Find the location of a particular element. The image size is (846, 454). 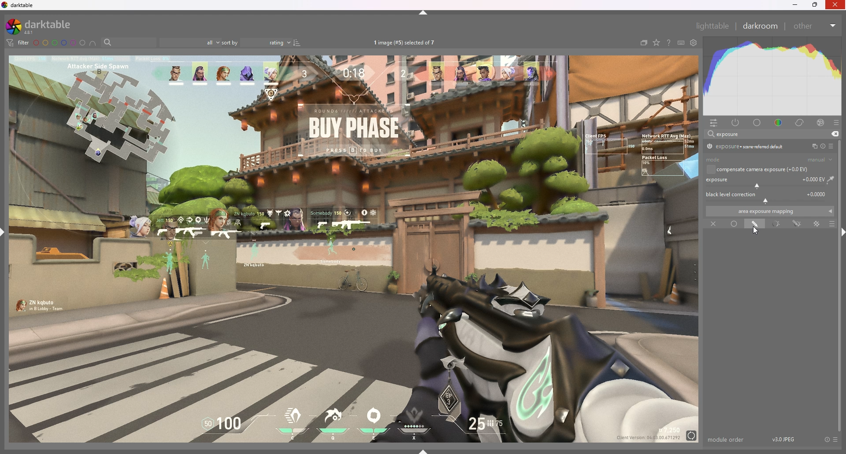

image is located at coordinates (355, 249).